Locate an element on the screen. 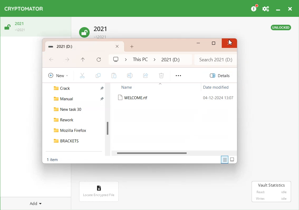 The height and width of the screenshot is (210, 299). Add is located at coordinates (36, 203).